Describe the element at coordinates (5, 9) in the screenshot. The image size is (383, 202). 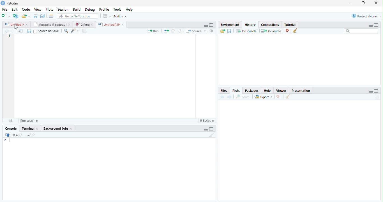
I see `File` at that location.